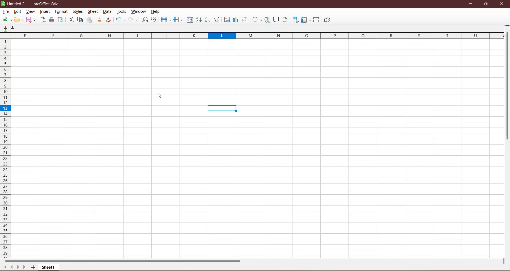 The image size is (510, 271). I want to click on Export directly as PDF, so click(42, 20).